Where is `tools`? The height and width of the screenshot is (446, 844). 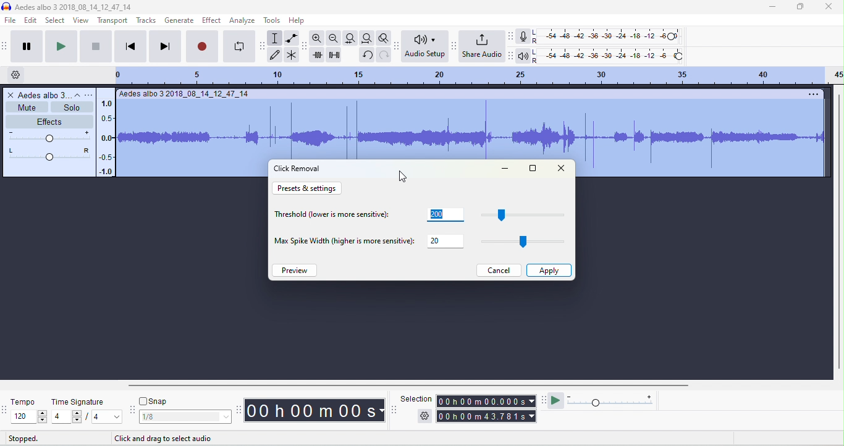 tools is located at coordinates (272, 20).